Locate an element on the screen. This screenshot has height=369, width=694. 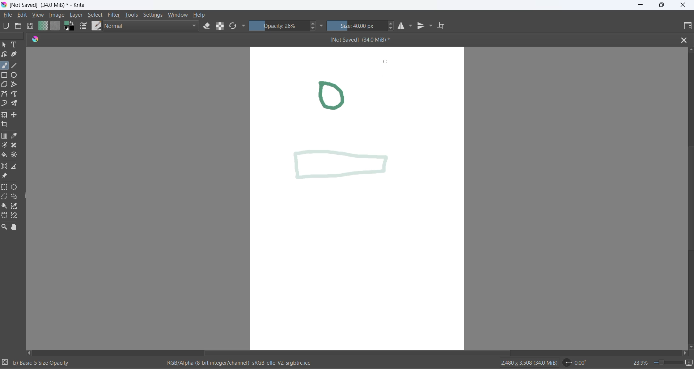
edit is located at coordinates (23, 14).